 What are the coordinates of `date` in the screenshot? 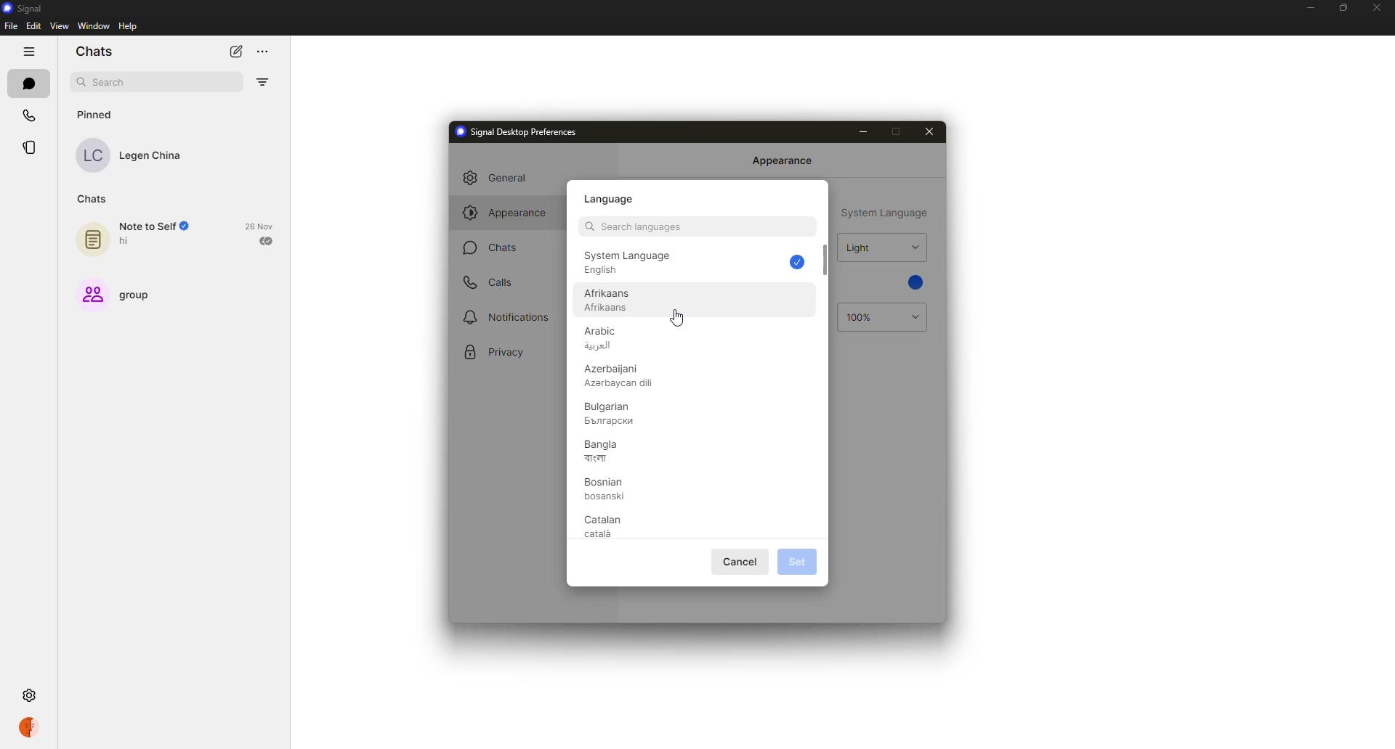 It's located at (259, 225).